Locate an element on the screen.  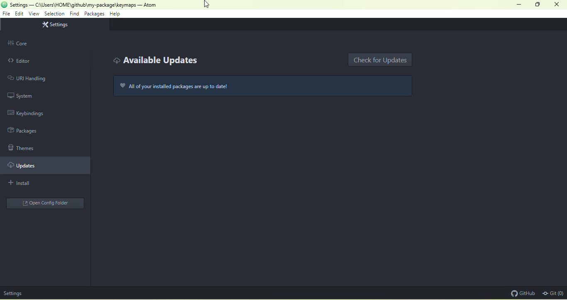
help is located at coordinates (116, 15).